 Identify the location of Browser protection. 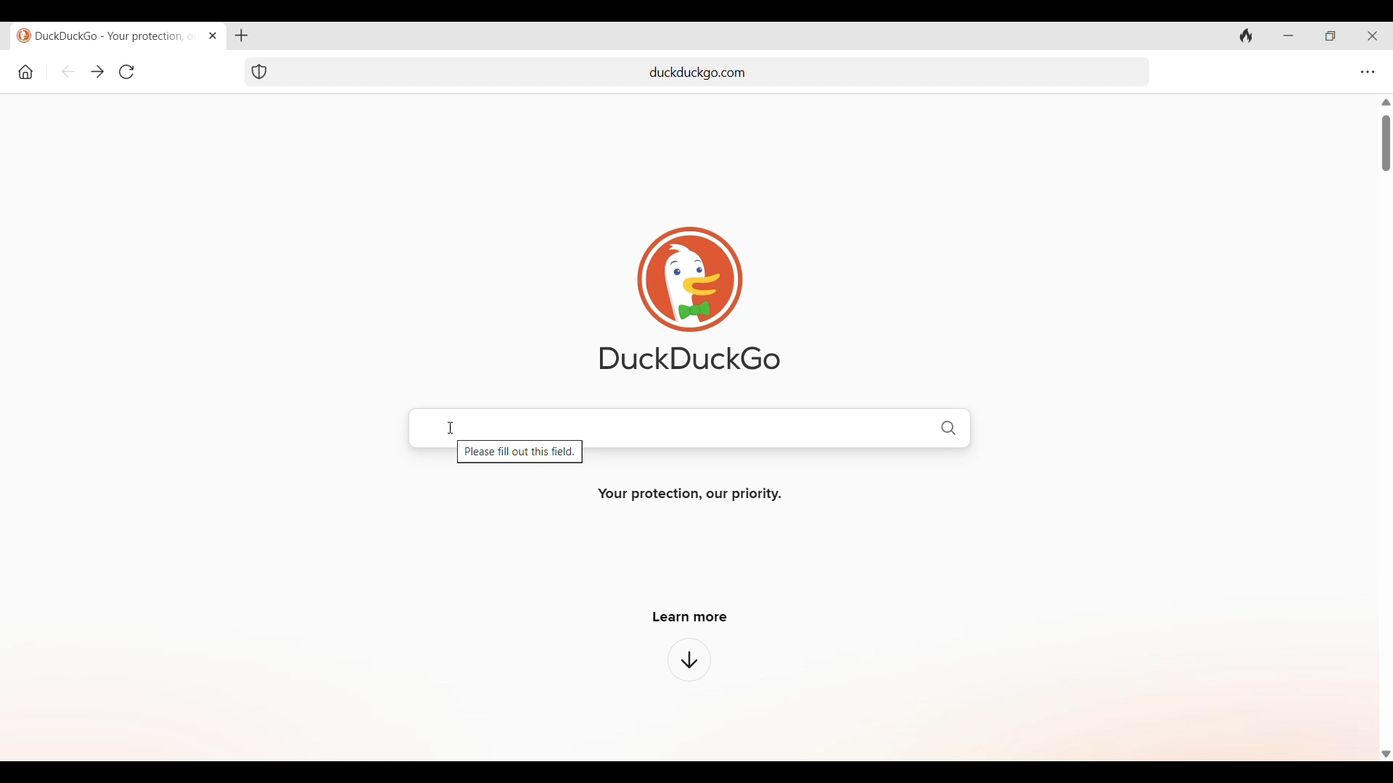
(258, 72).